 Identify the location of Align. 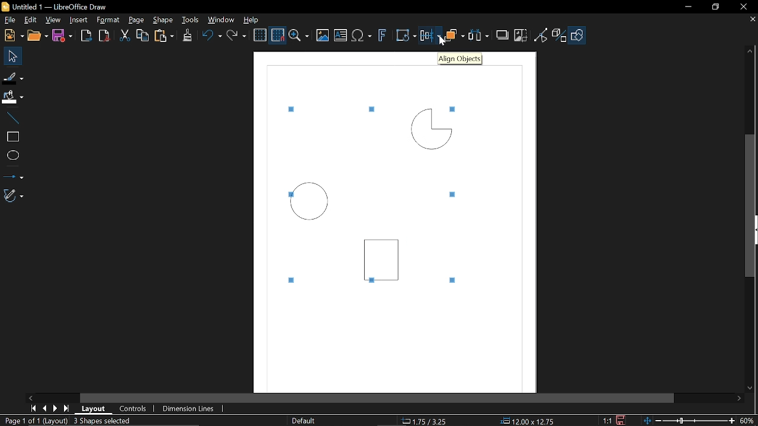
(430, 37).